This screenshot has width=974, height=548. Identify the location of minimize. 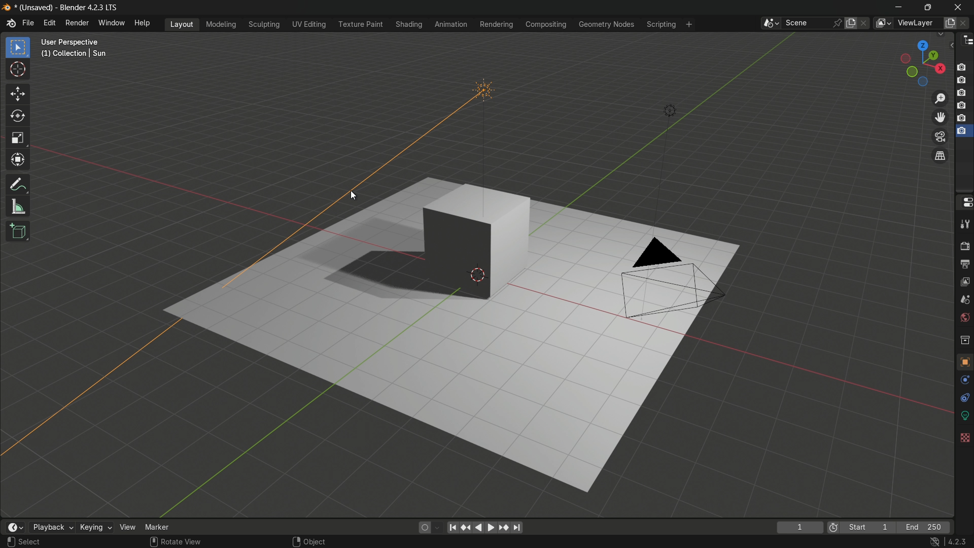
(898, 6).